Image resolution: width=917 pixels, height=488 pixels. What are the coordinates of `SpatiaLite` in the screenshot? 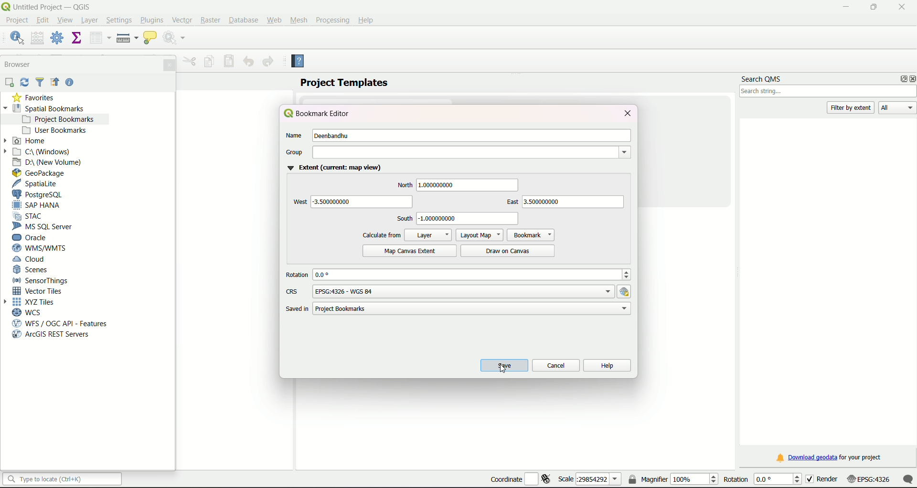 It's located at (37, 184).